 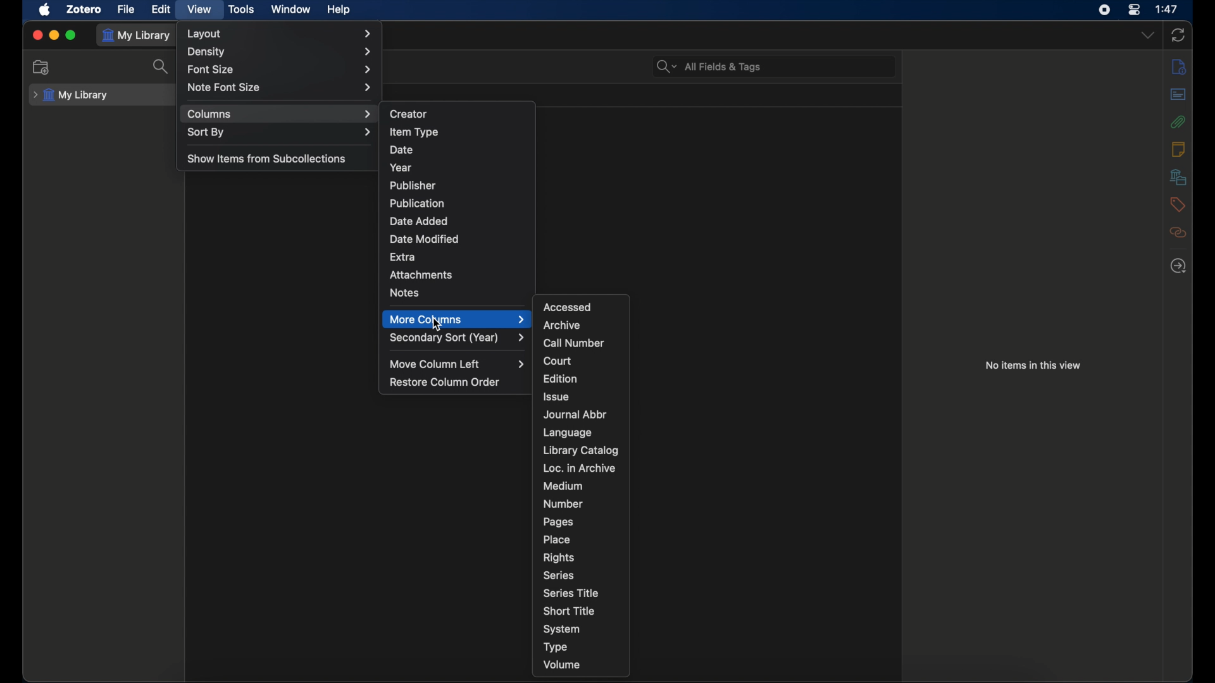 What do you see at coordinates (1178, 266) in the screenshot?
I see `locate` at bounding box center [1178, 266].